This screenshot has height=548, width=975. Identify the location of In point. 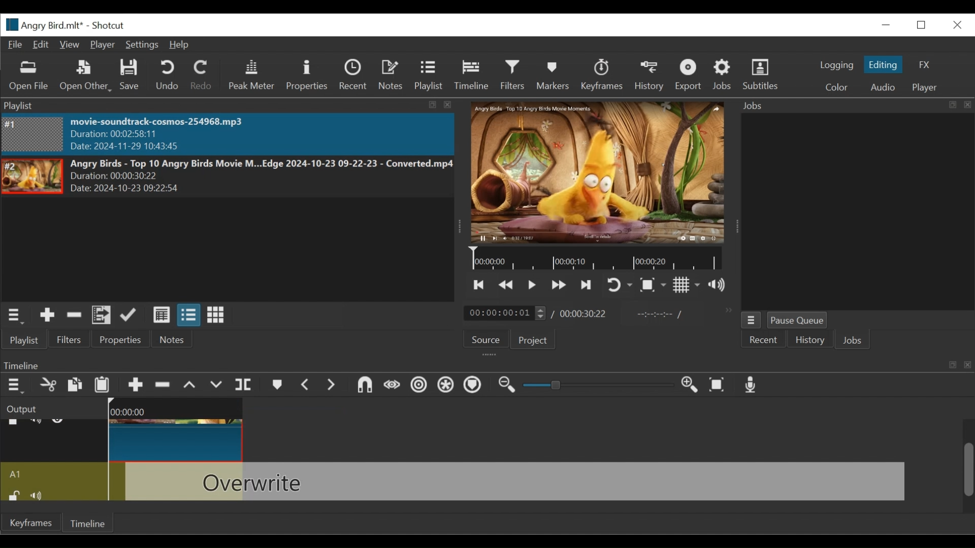
(657, 314).